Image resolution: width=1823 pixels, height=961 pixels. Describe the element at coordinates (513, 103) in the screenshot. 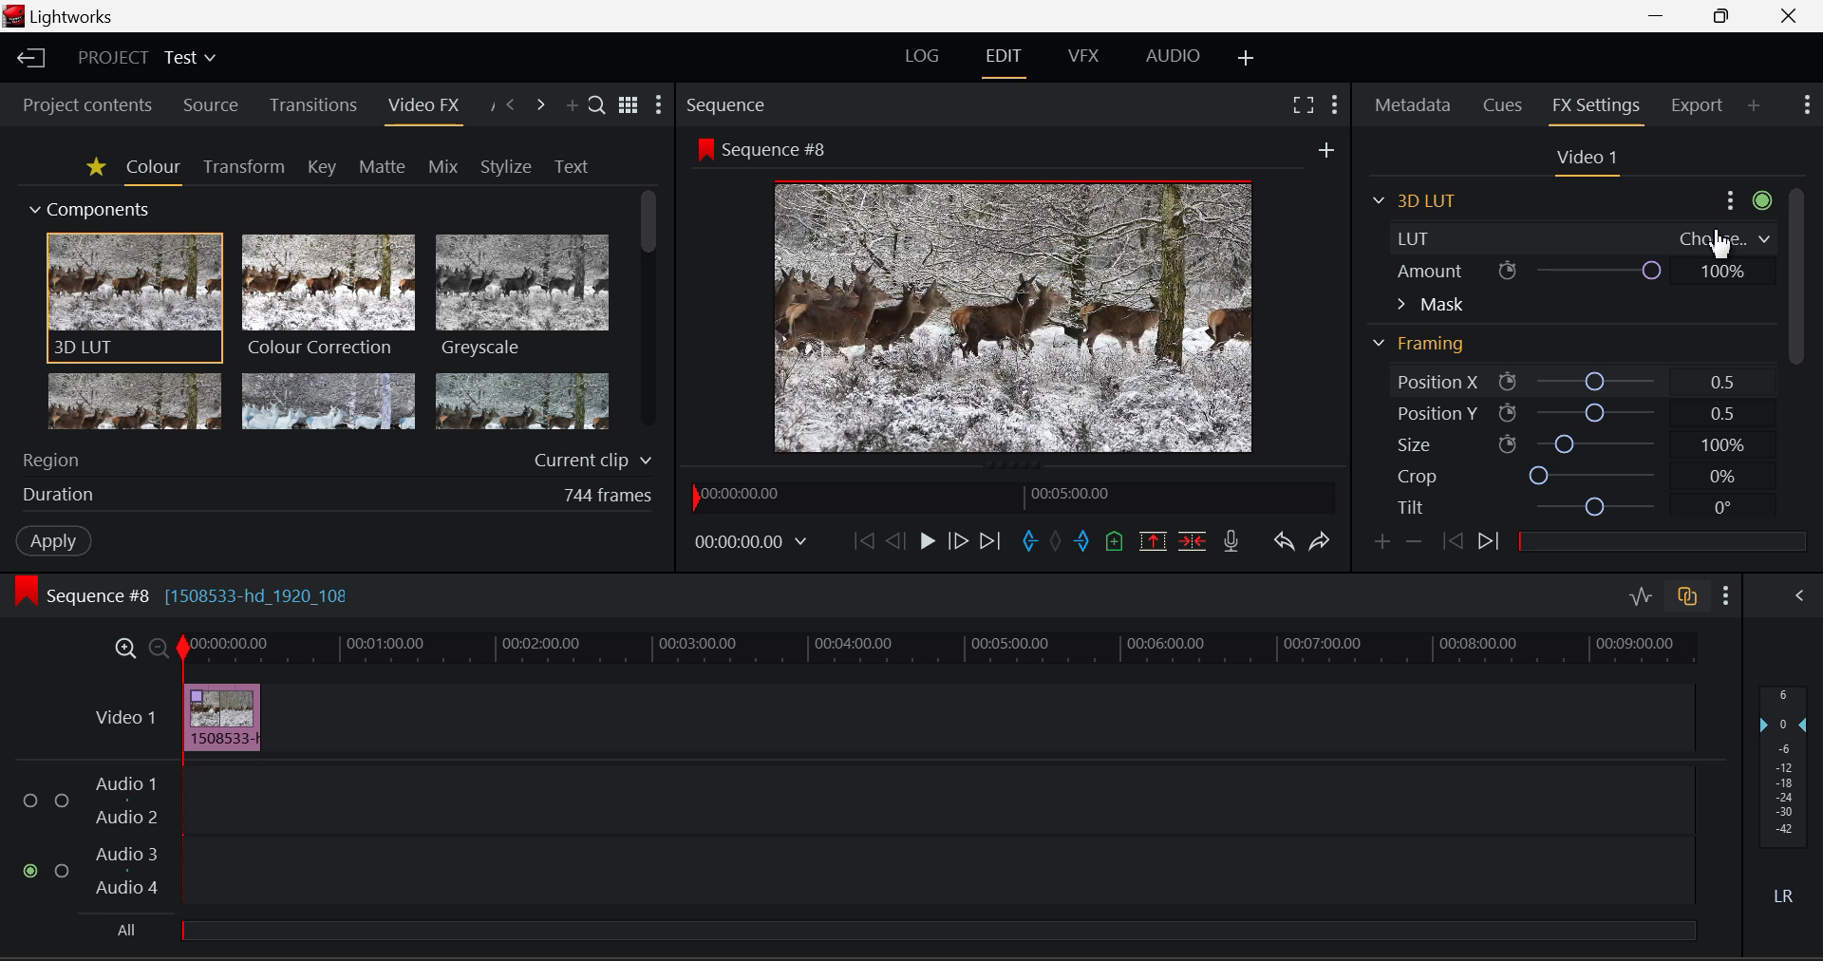

I see `Previous Panel` at that location.